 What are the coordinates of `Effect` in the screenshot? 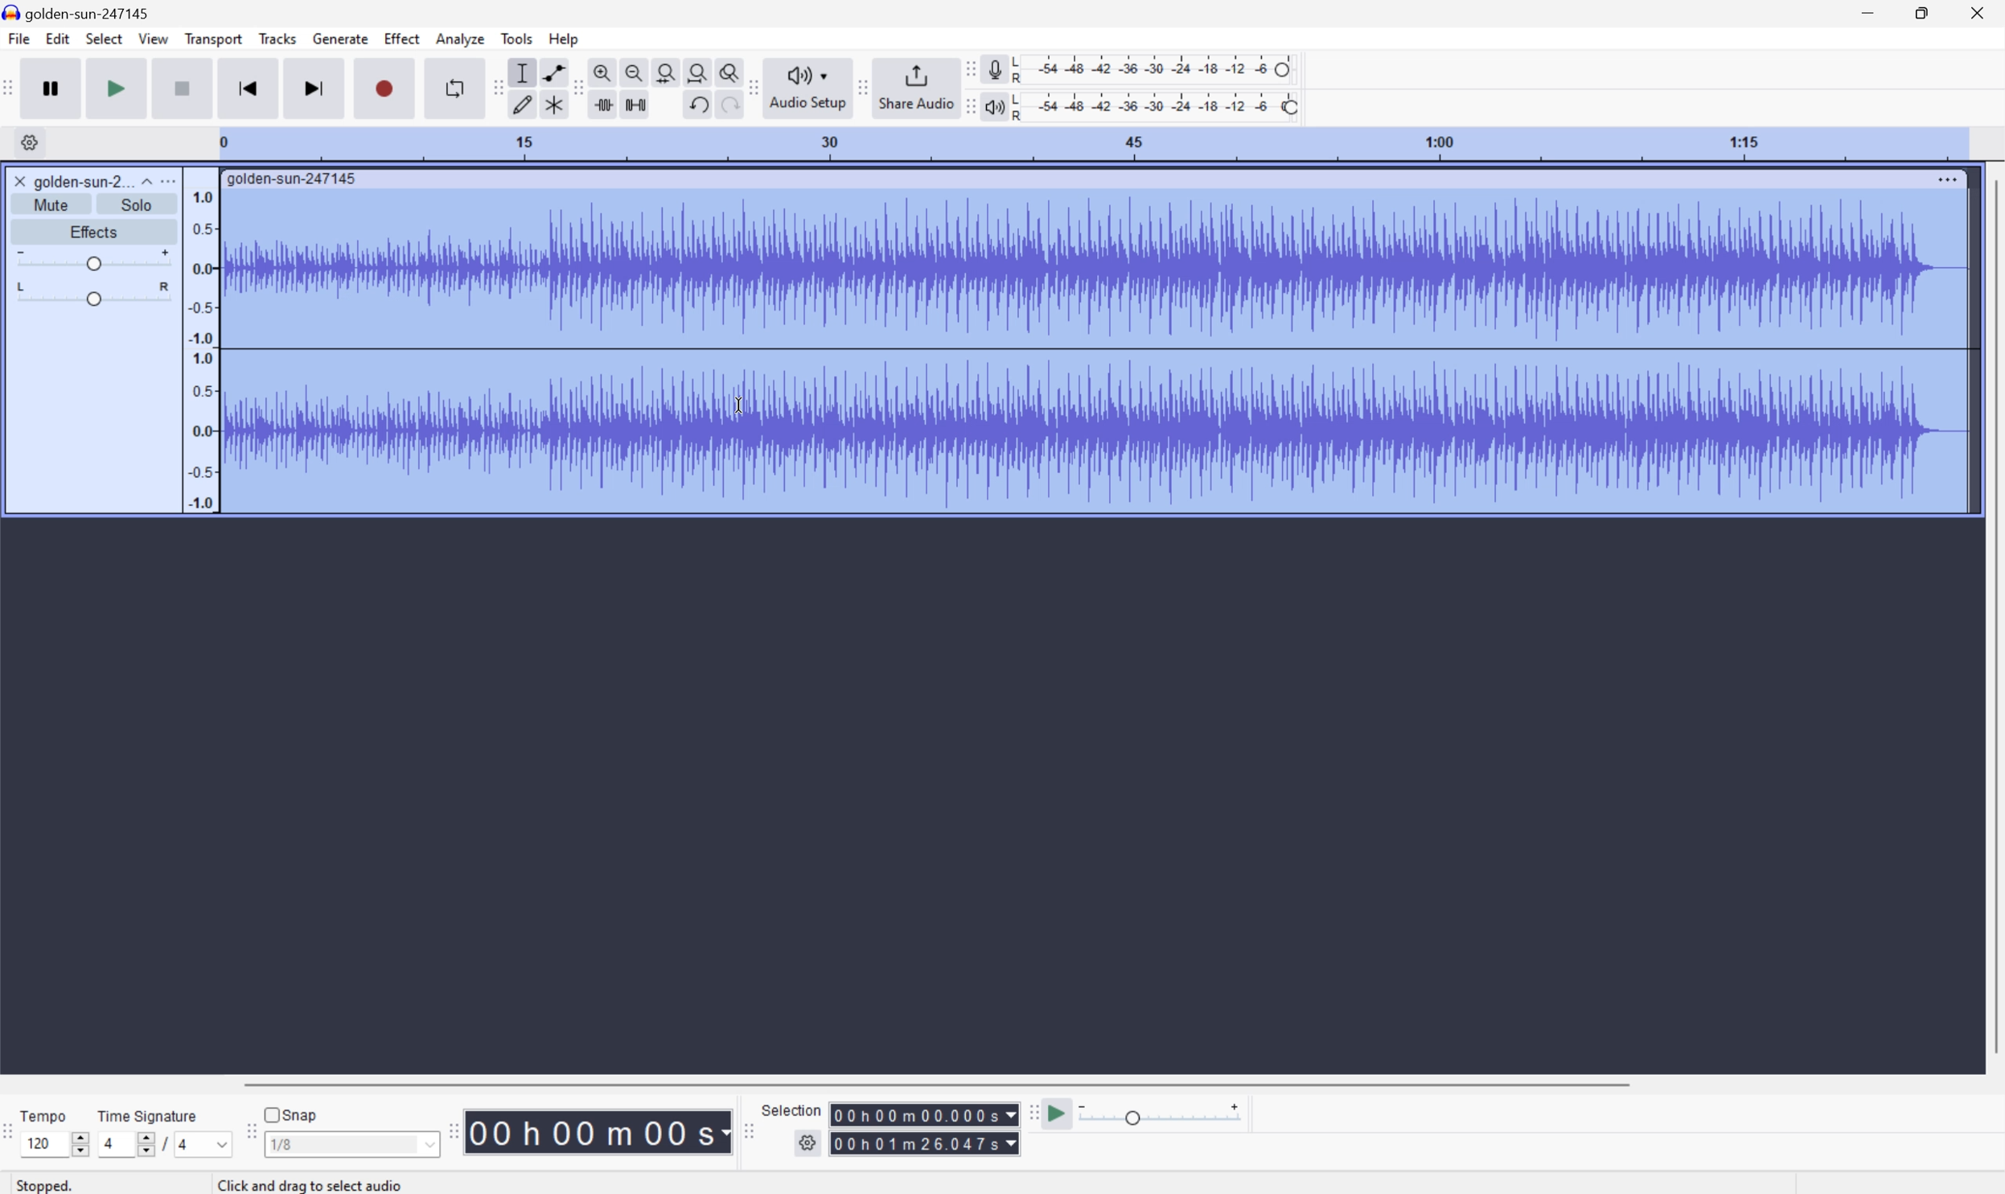 It's located at (402, 37).